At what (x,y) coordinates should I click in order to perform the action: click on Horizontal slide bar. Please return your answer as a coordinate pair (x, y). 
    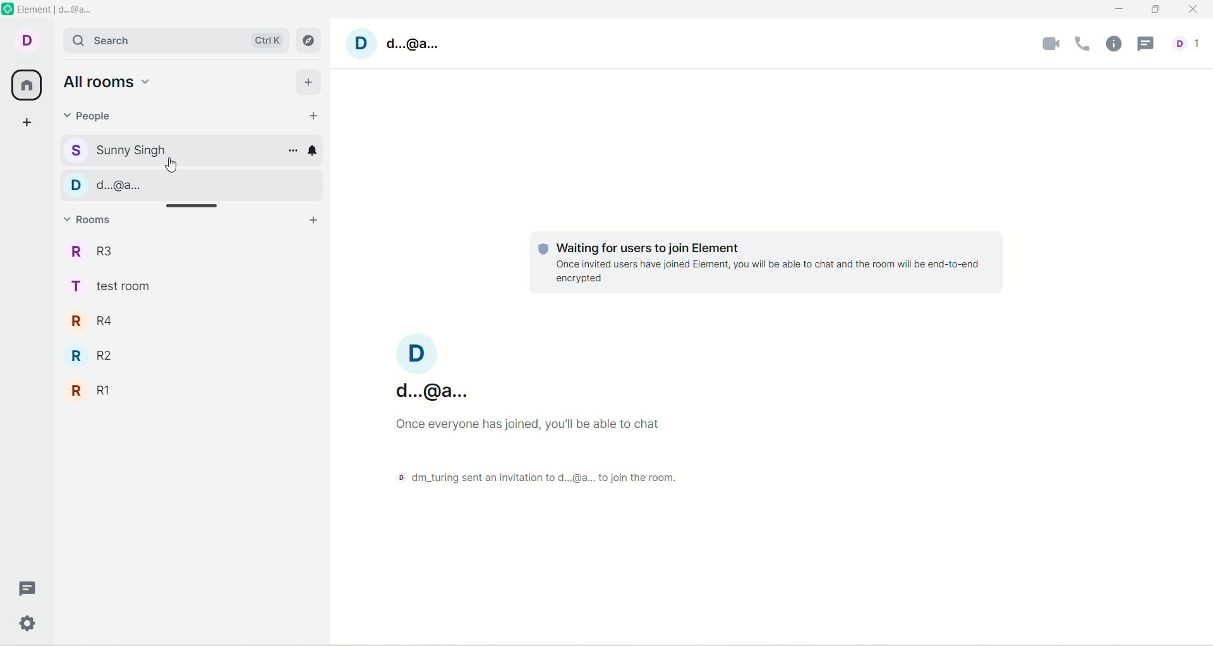
    Looking at the image, I should click on (191, 206).